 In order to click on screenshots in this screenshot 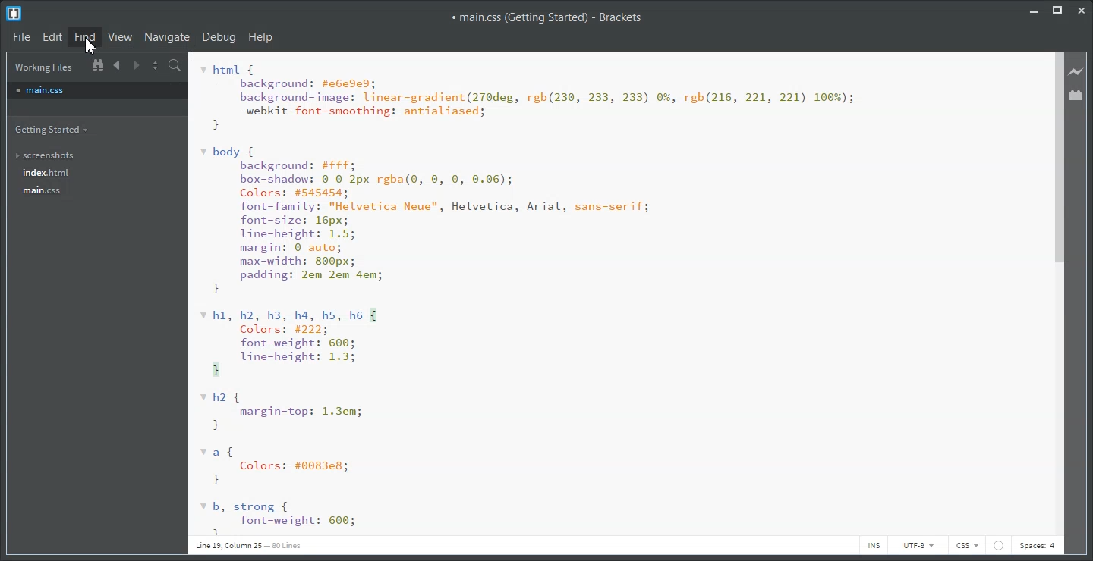, I will do `click(55, 156)`.